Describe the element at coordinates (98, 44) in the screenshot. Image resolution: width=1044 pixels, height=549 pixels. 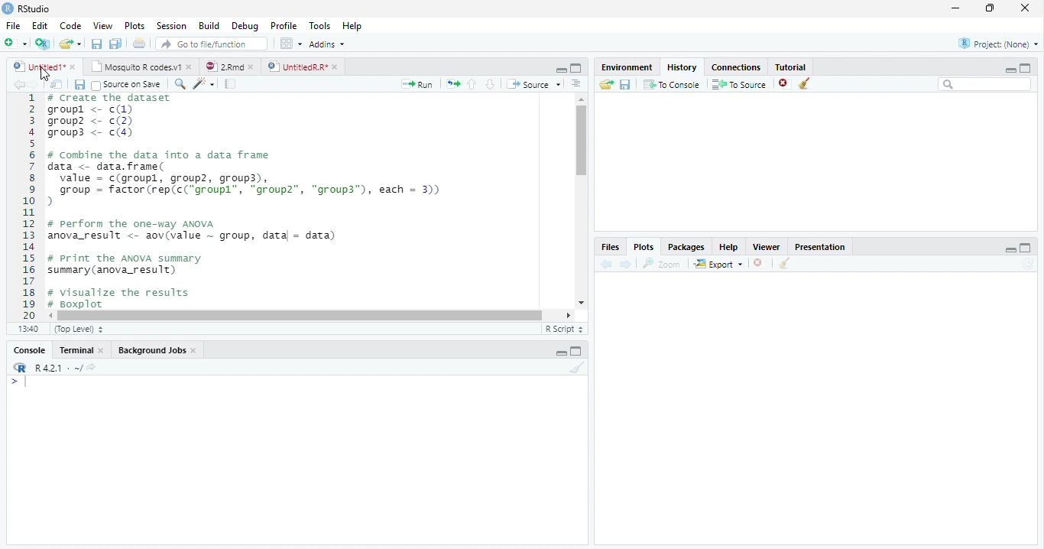
I see `Save` at that location.